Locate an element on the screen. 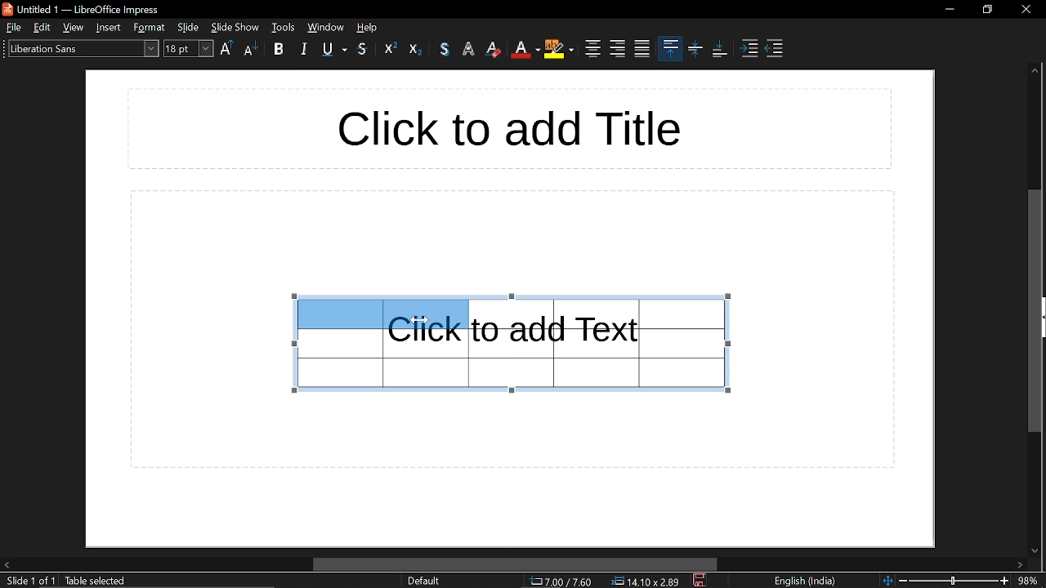 The height and width of the screenshot is (588, 1046). cursor is located at coordinates (418, 320).